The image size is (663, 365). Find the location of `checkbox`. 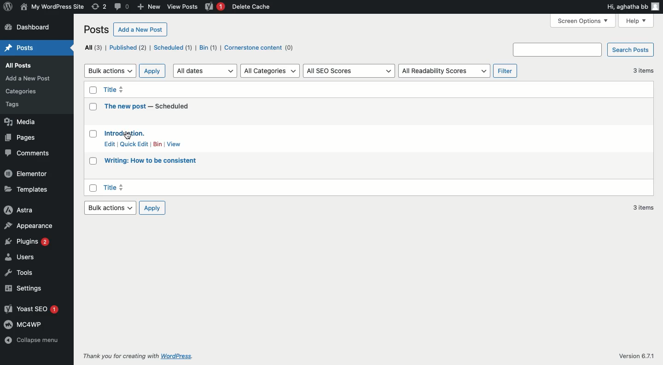

checkbox is located at coordinates (93, 106).